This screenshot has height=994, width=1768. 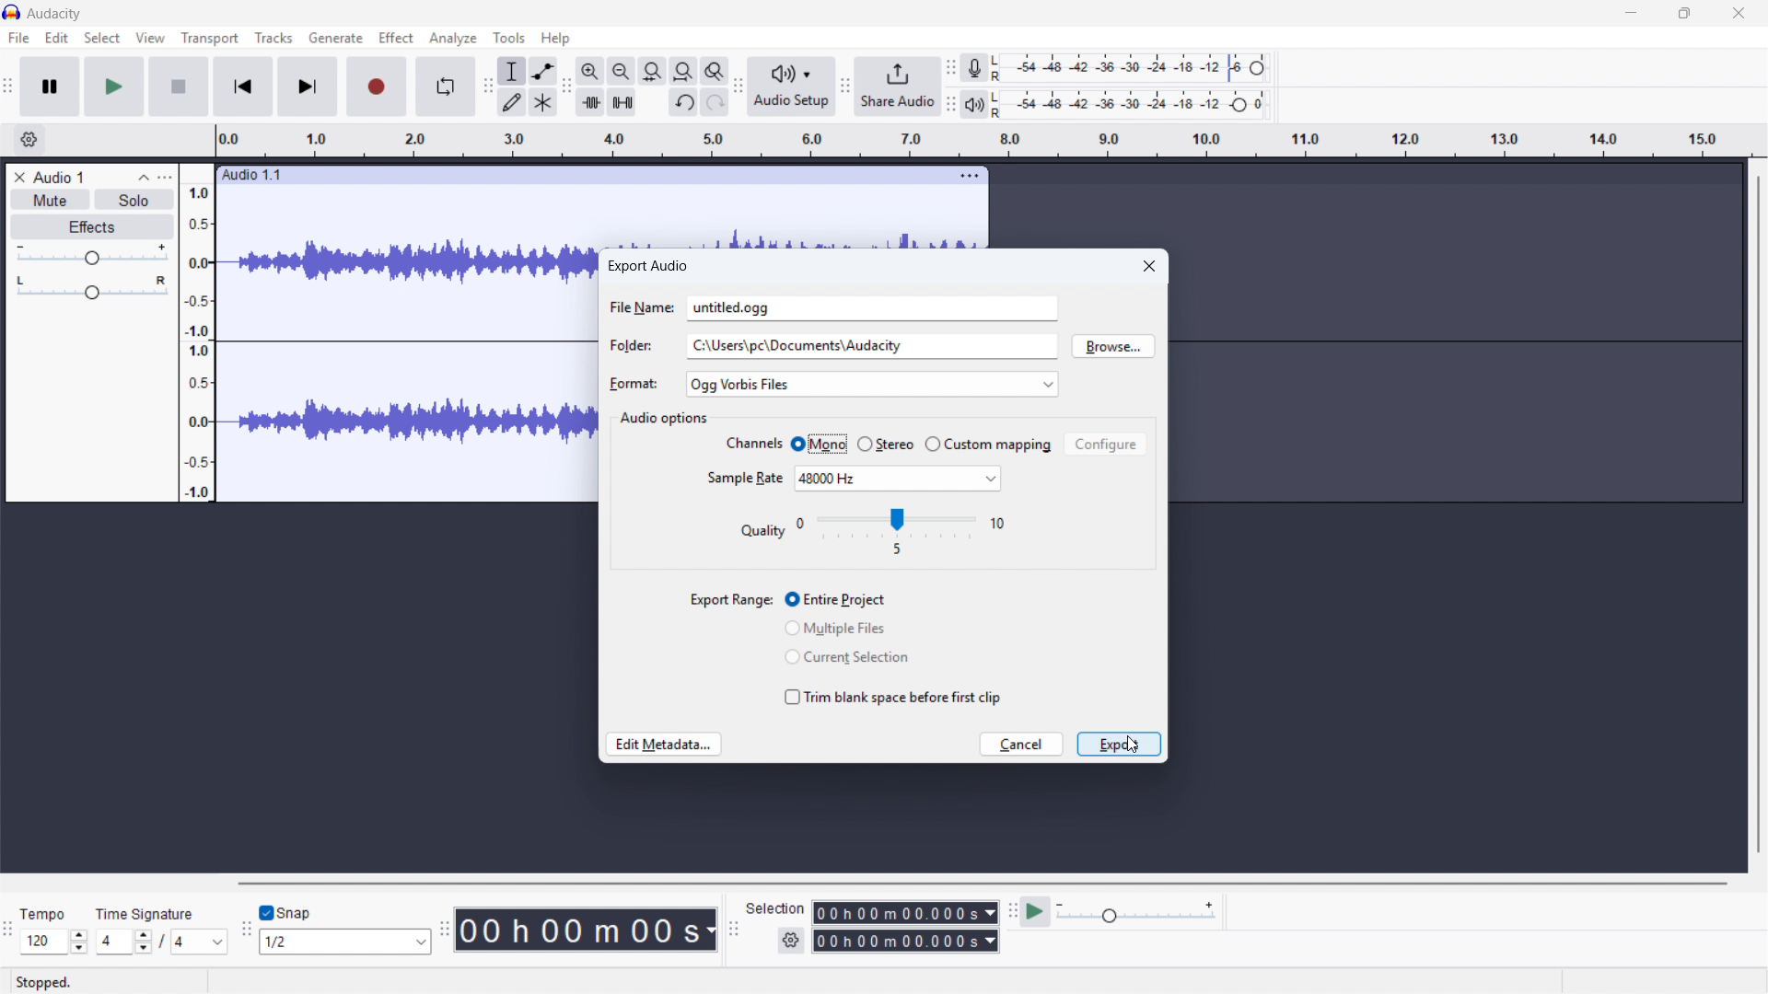 I want to click on Envelope tool , so click(x=542, y=71).